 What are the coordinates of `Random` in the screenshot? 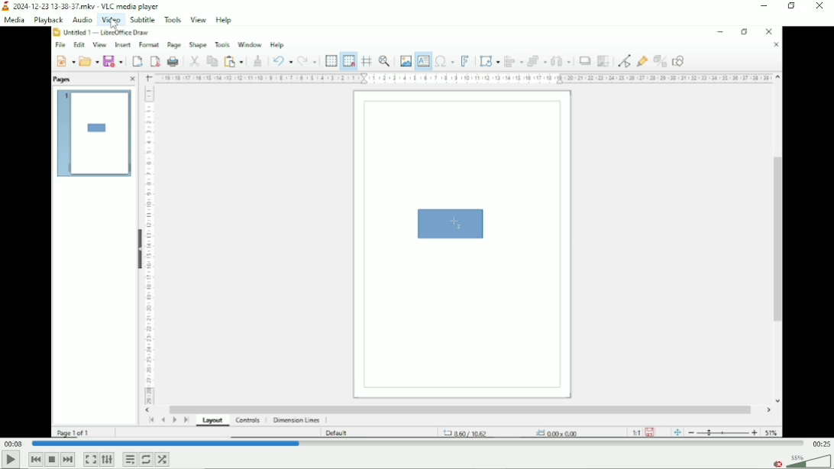 It's located at (163, 459).